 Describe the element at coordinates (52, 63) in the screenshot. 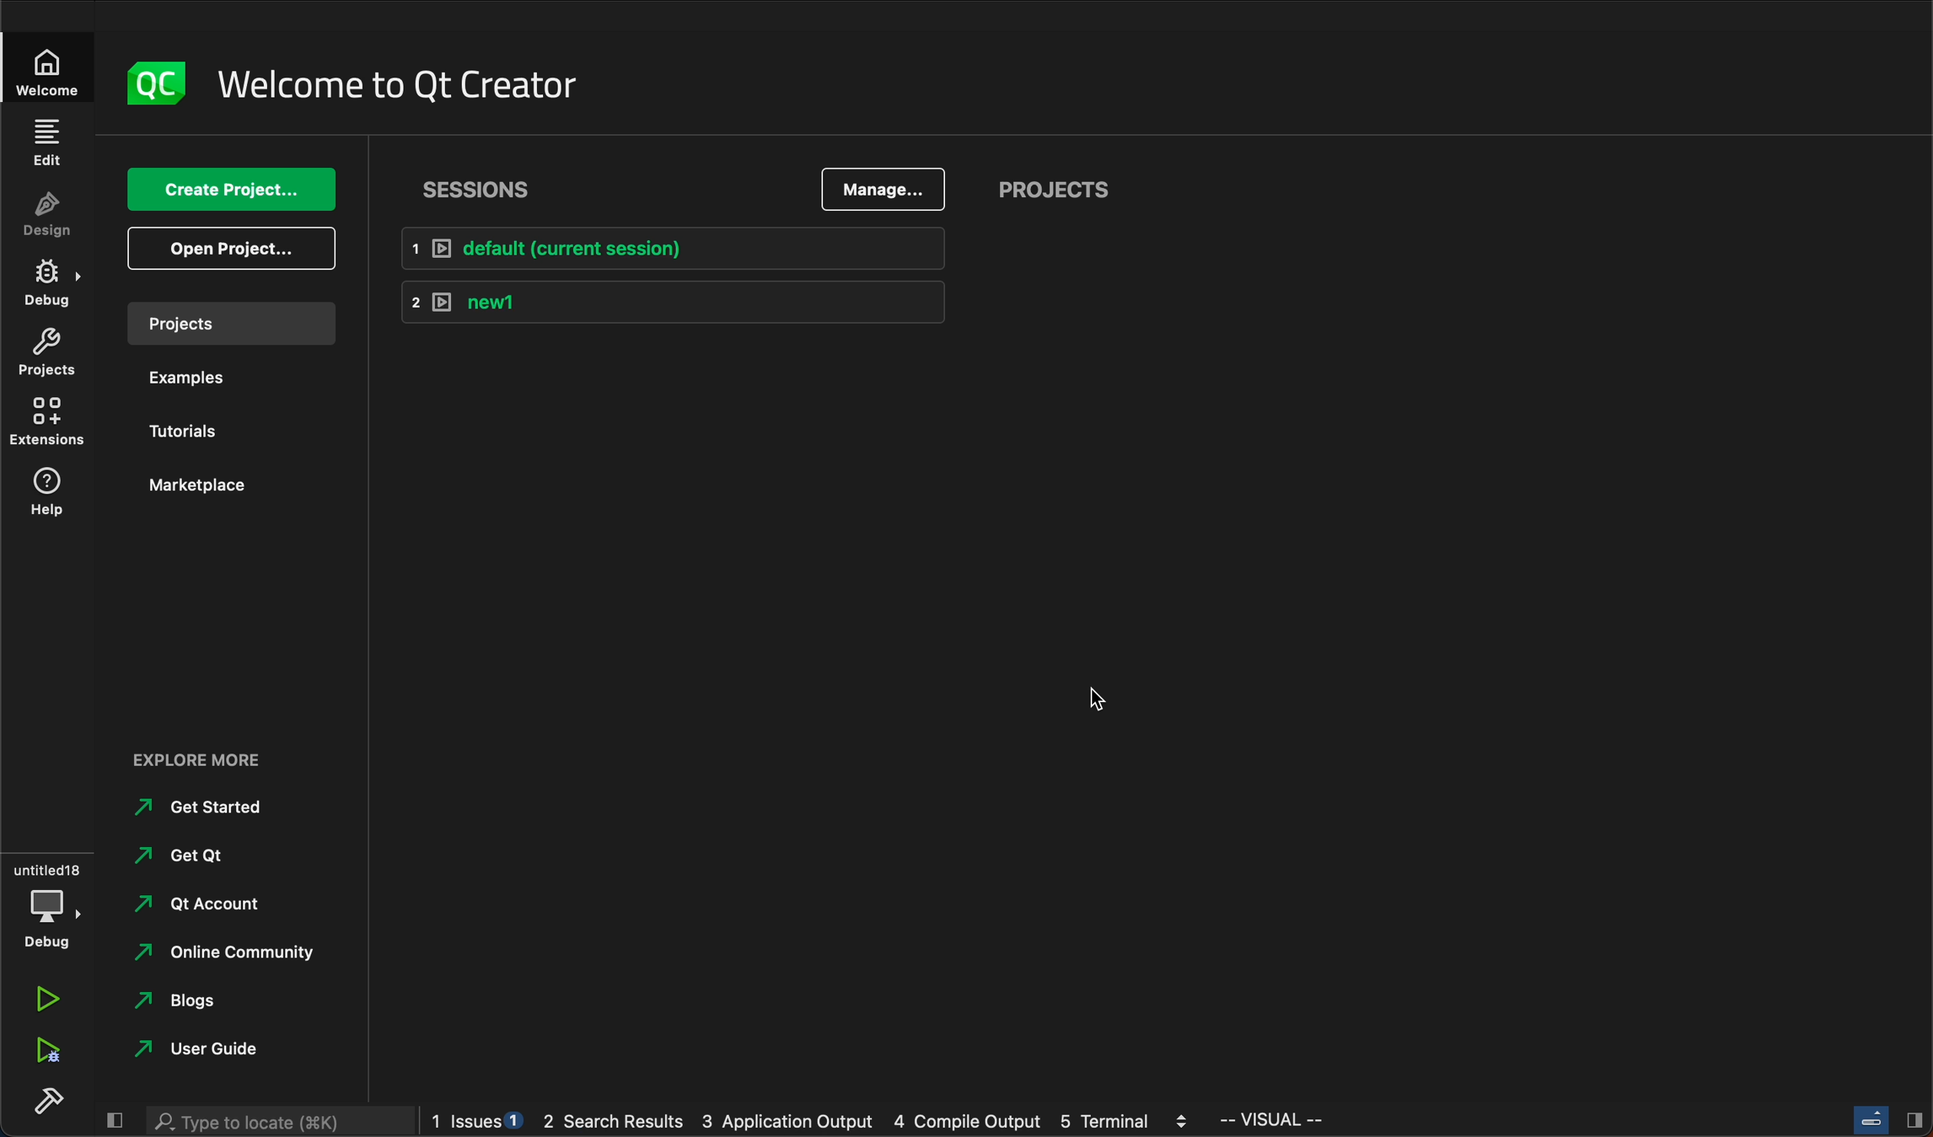

I see `welcomw` at that location.